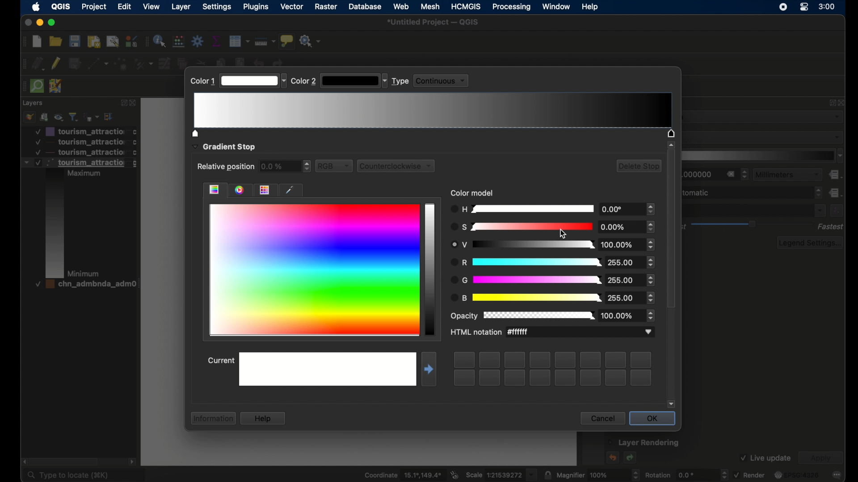 The image size is (858, 482). Describe the element at coordinates (33, 103) in the screenshot. I see `layers` at that location.